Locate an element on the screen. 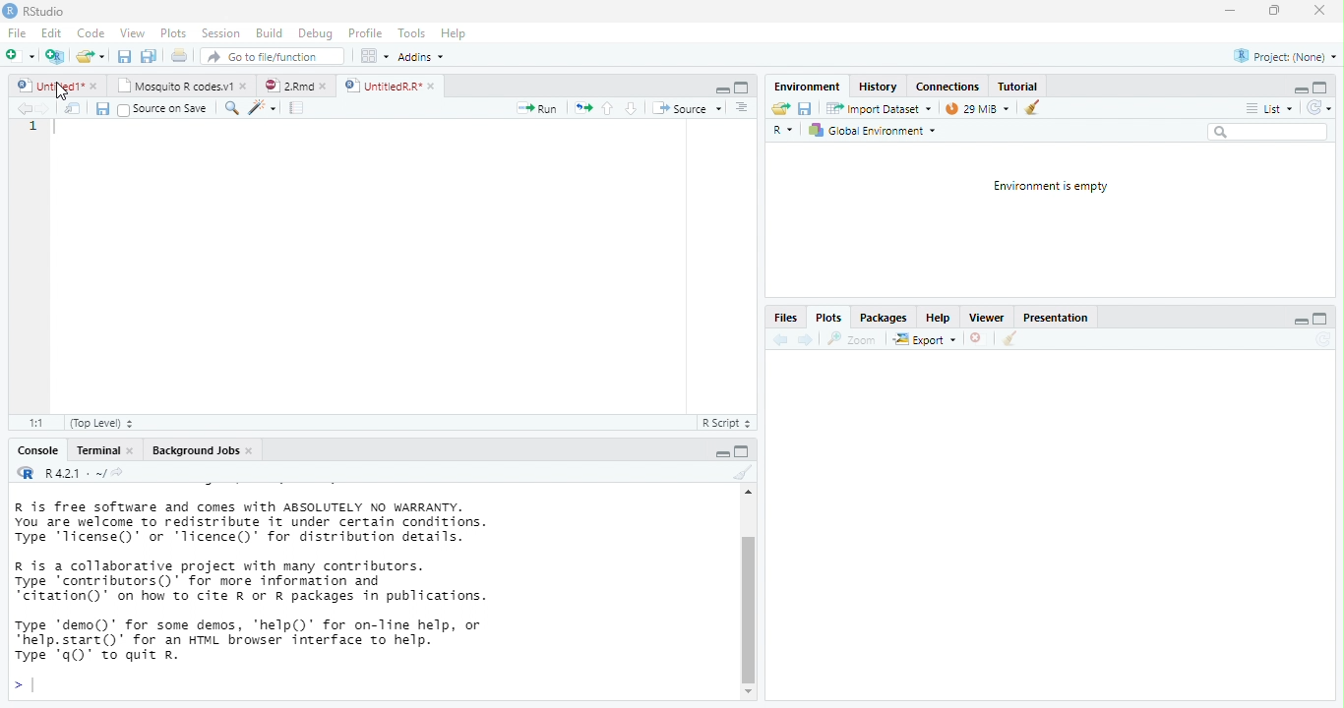  Tutorial is located at coordinates (1018, 86).